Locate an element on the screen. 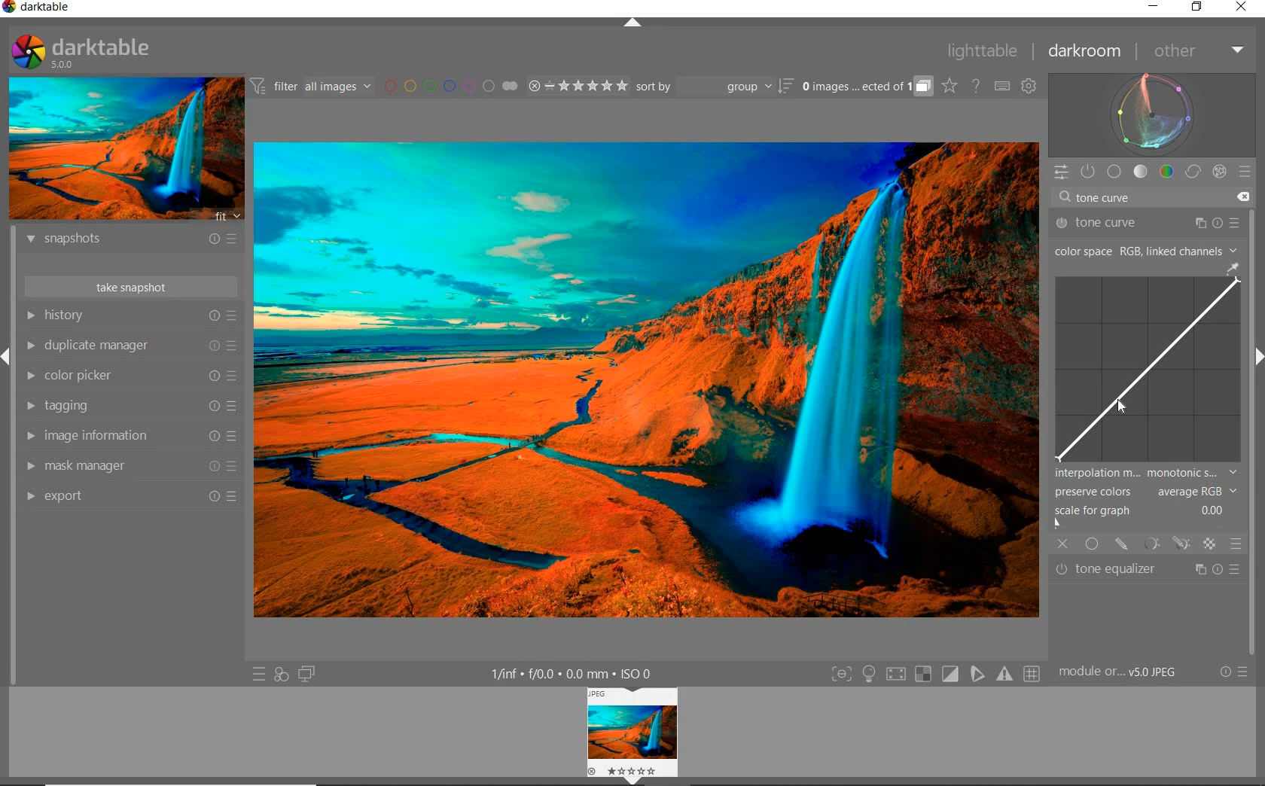  color is located at coordinates (1166, 172).